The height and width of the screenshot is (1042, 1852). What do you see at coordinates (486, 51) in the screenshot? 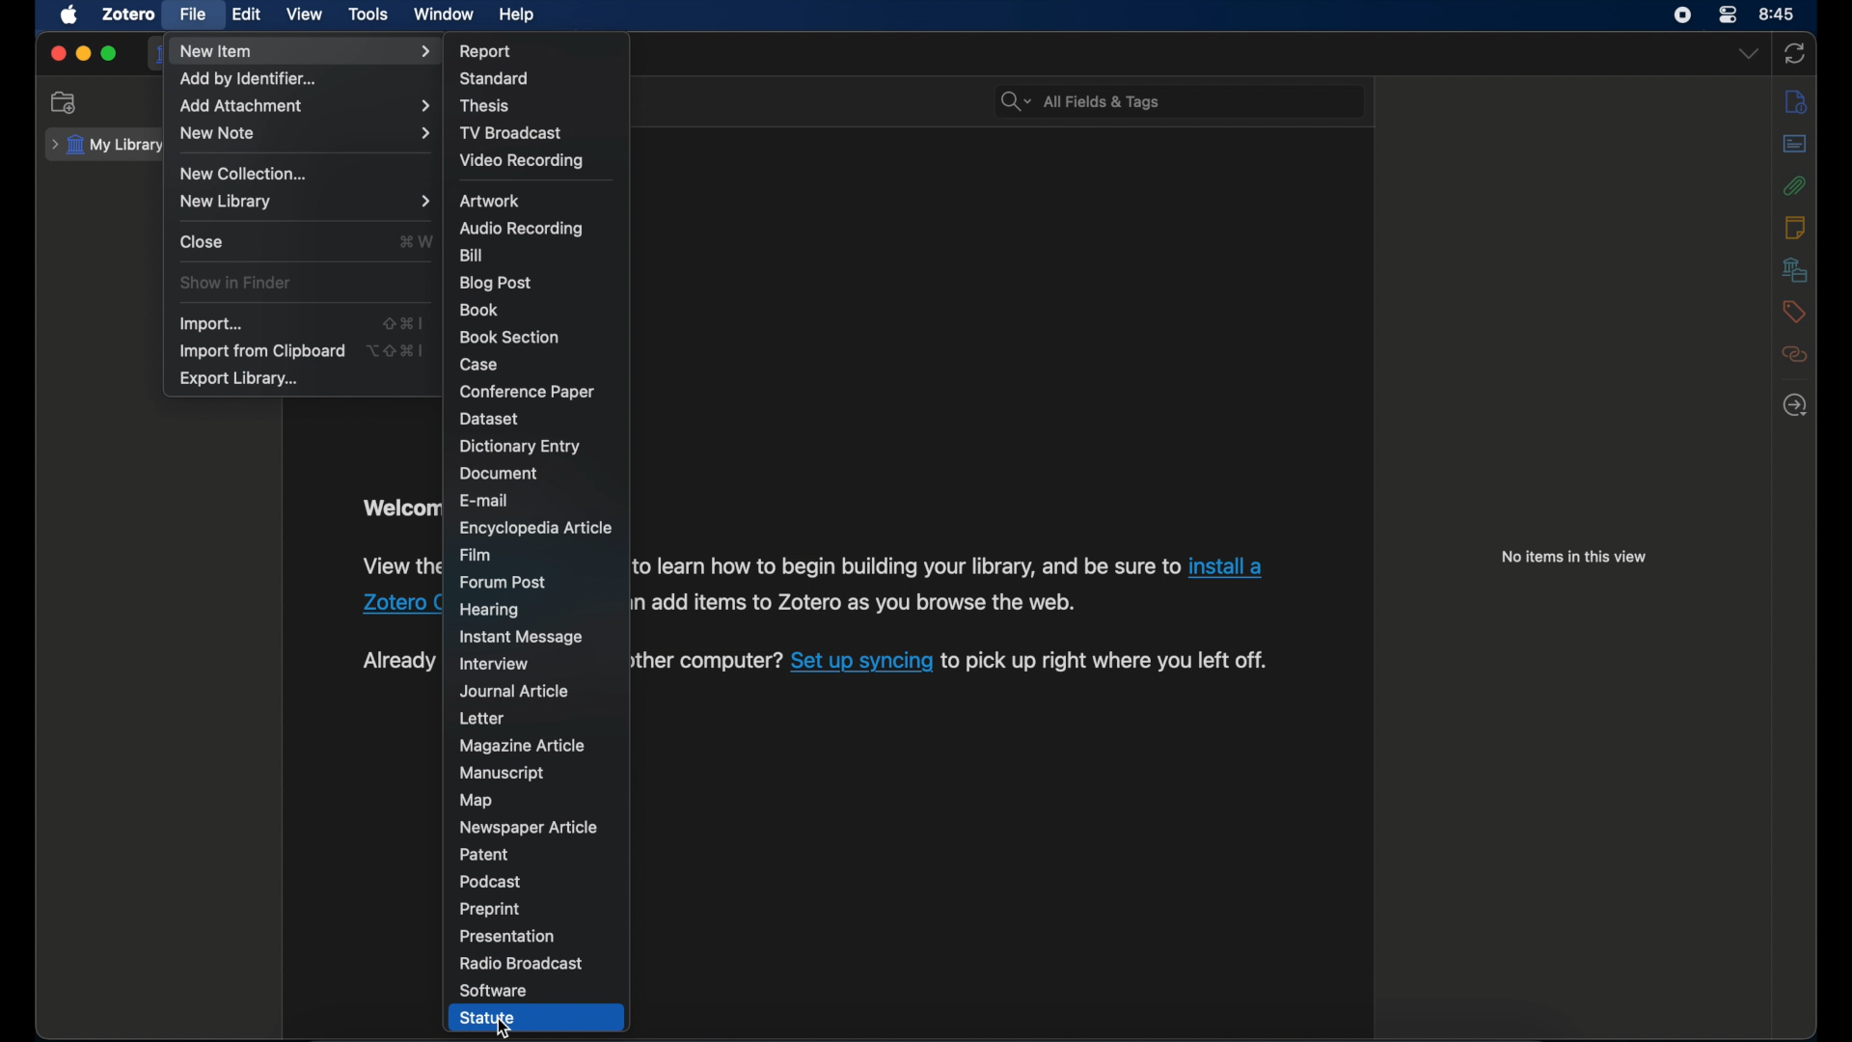
I see `report` at bounding box center [486, 51].